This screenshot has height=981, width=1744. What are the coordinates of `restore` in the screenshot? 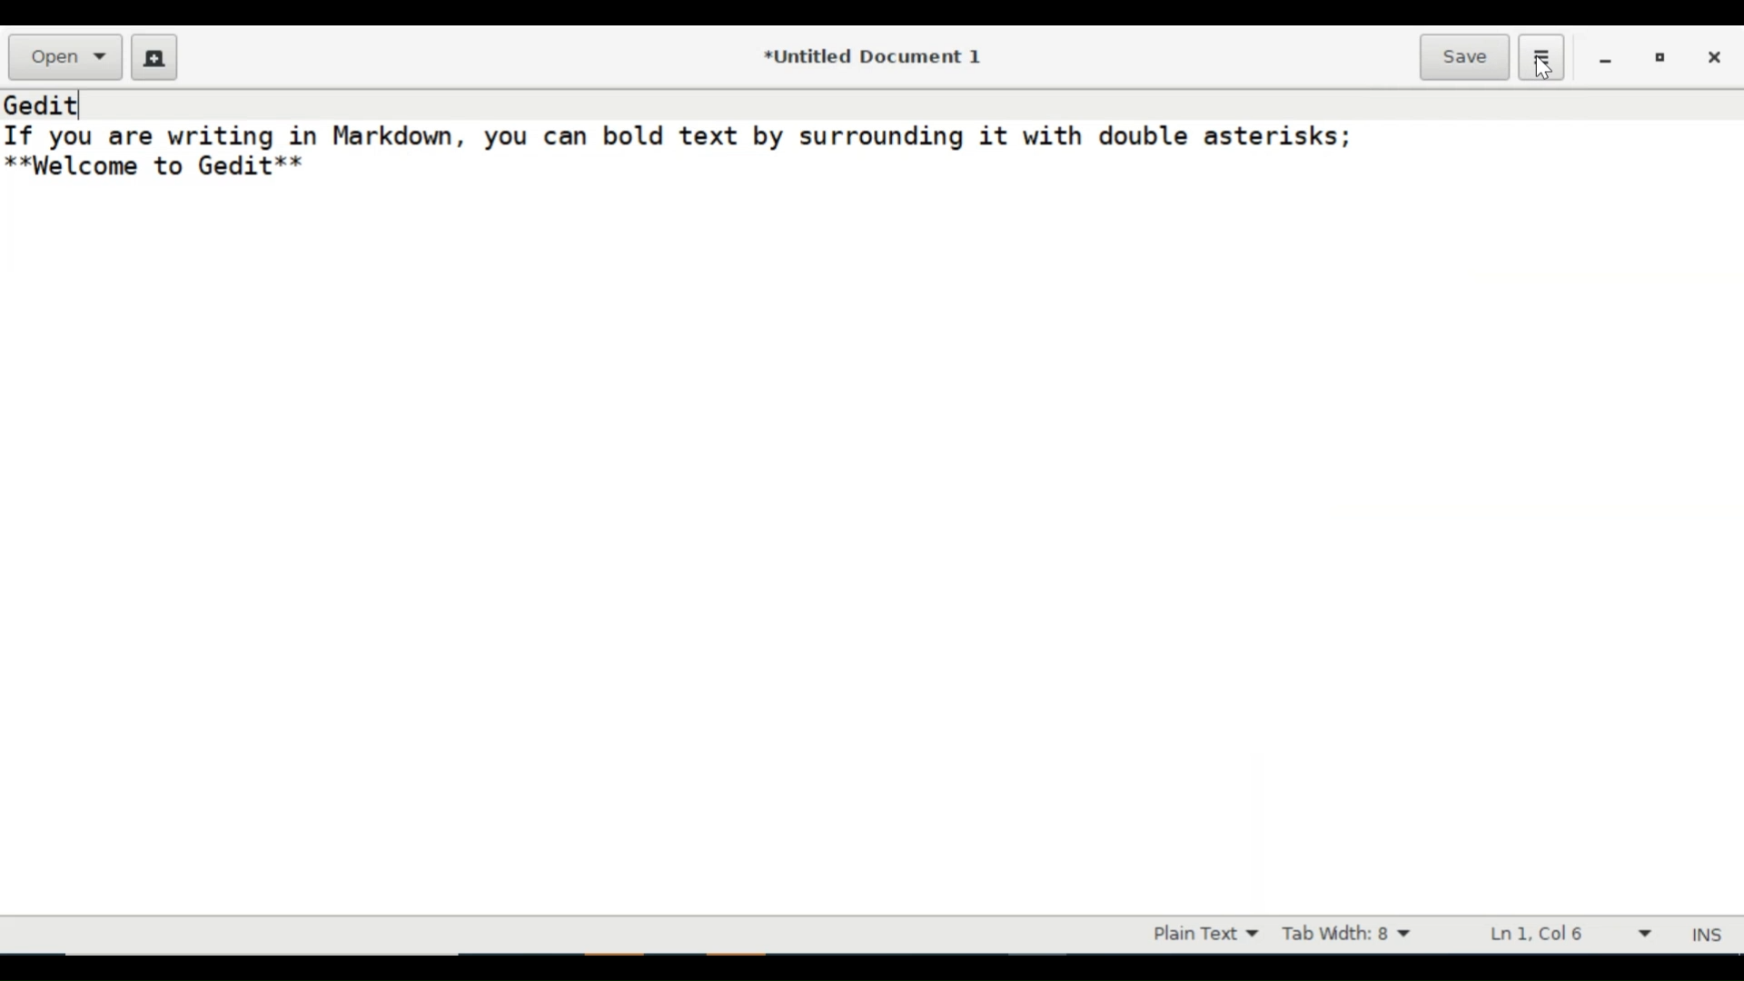 It's located at (1666, 57).